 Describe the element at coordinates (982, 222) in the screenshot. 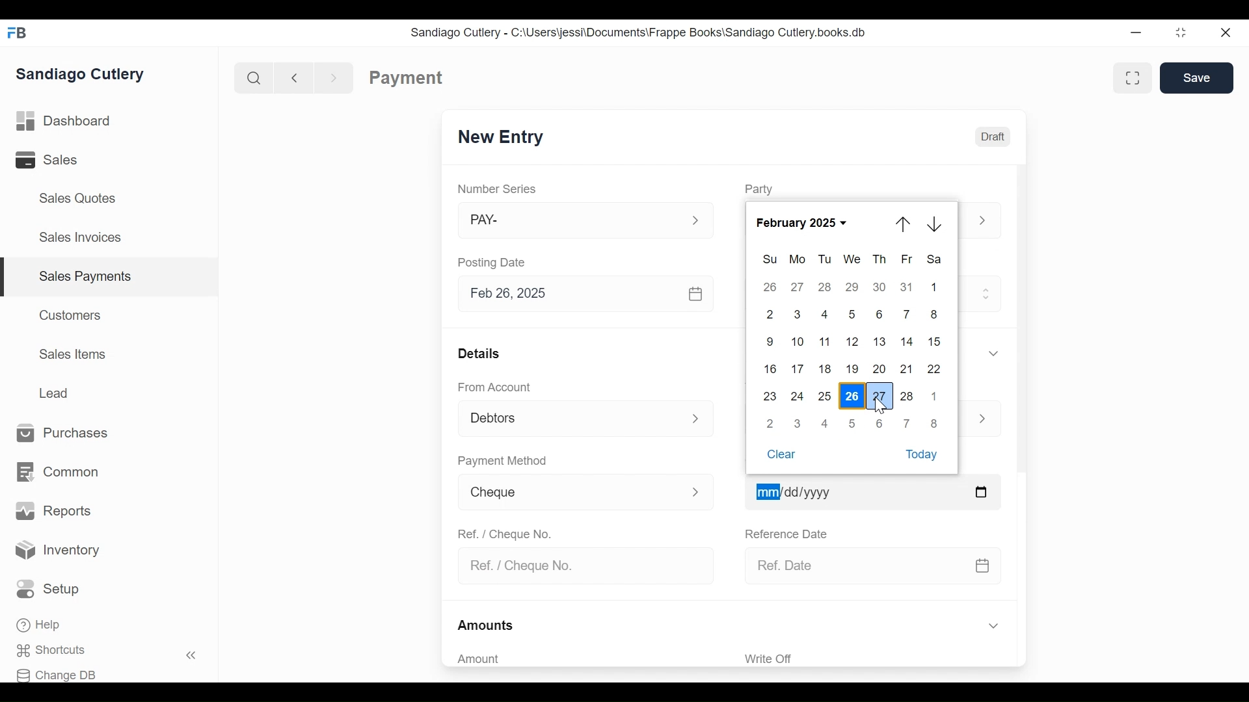

I see `Expand` at that location.